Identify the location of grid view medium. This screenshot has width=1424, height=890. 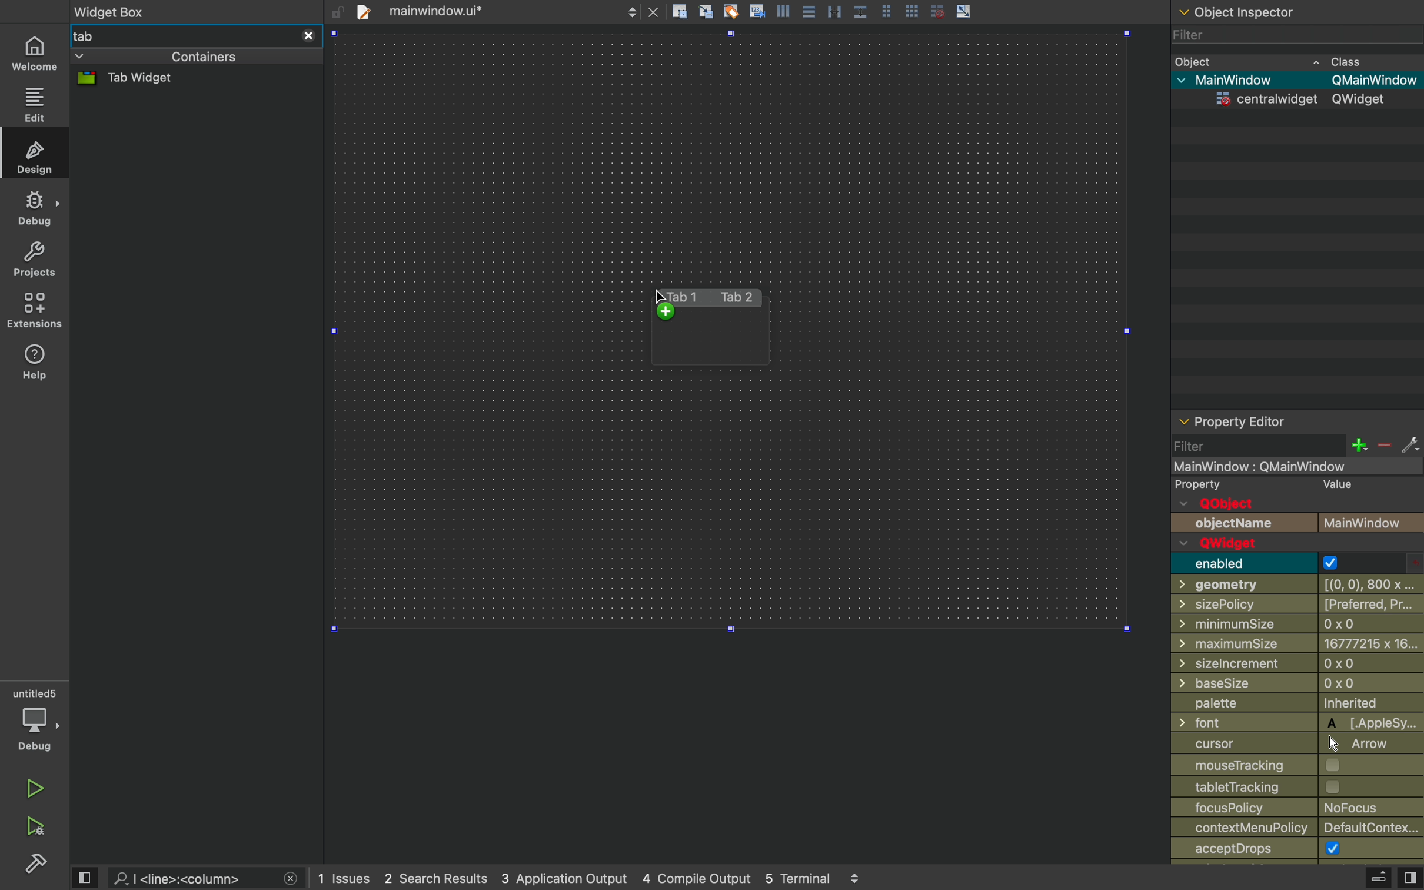
(887, 11).